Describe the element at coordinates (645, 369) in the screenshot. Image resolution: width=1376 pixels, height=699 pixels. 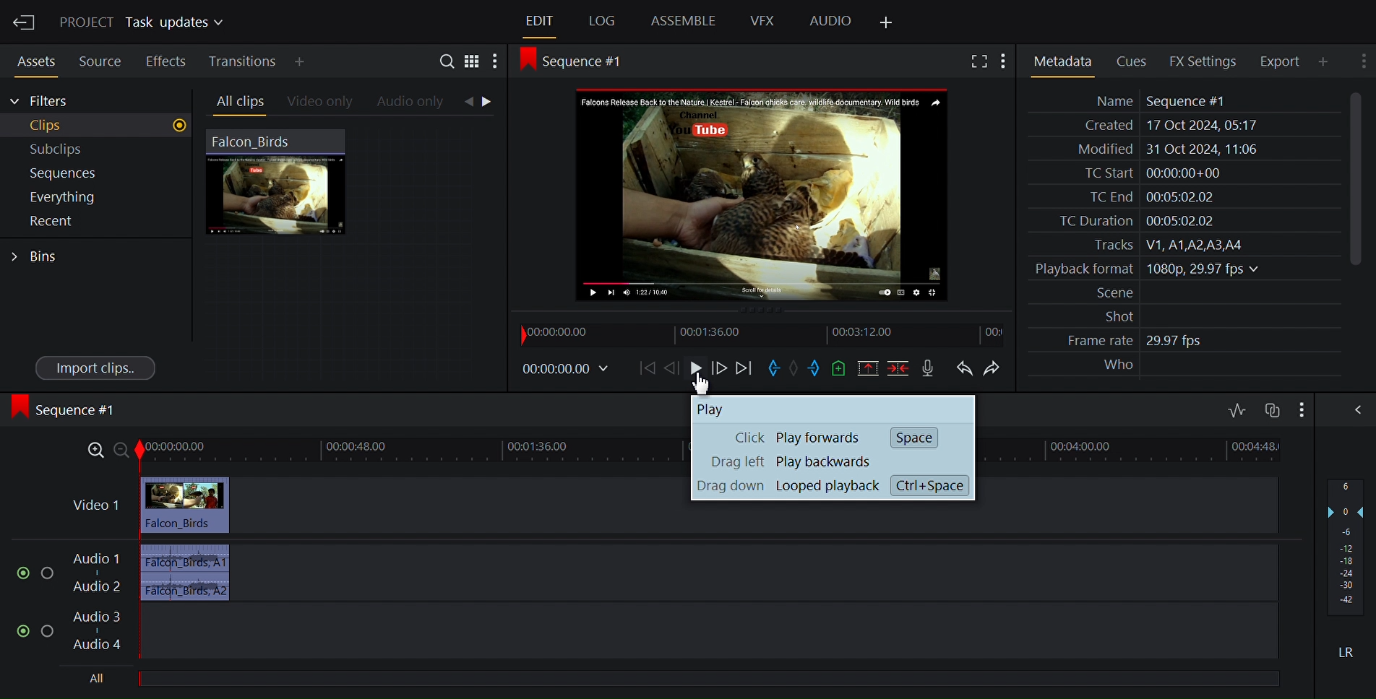
I see `Move backwards` at that location.